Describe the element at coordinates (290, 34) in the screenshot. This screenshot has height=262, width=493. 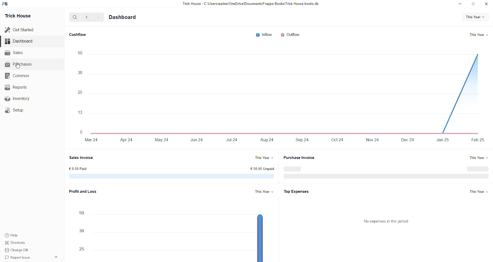
I see `Outflow` at that location.